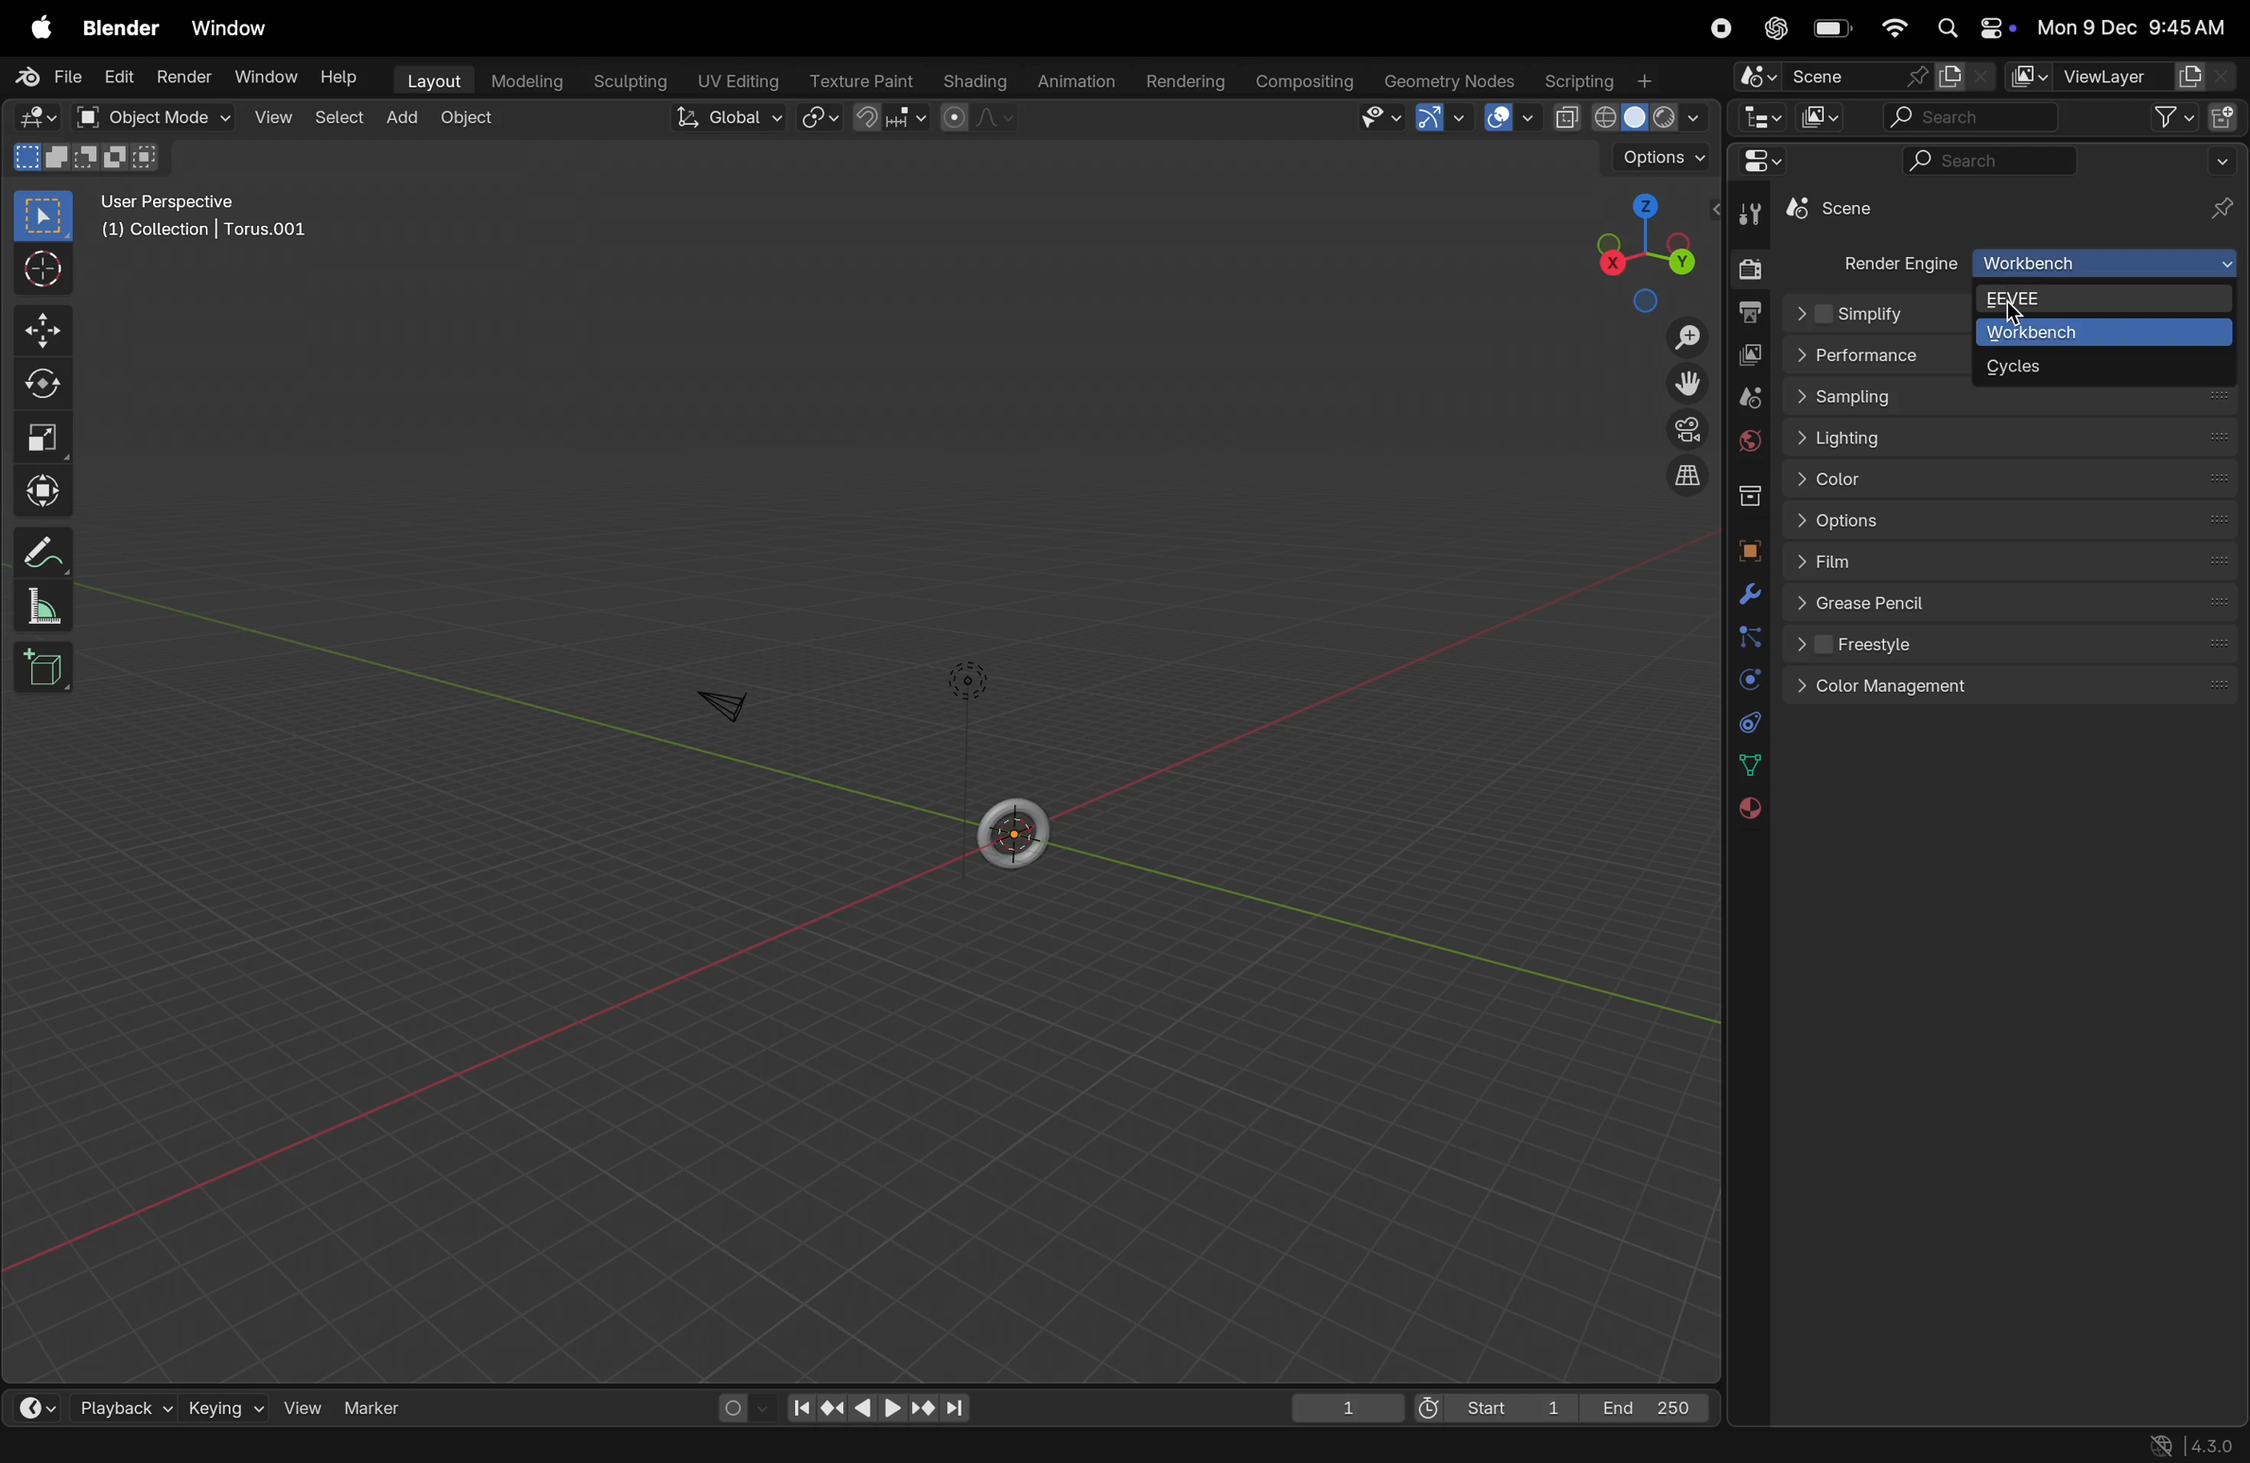  What do you see at coordinates (879, 1411) in the screenshot?
I see `play back controls` at bounding box center [879, 1411].